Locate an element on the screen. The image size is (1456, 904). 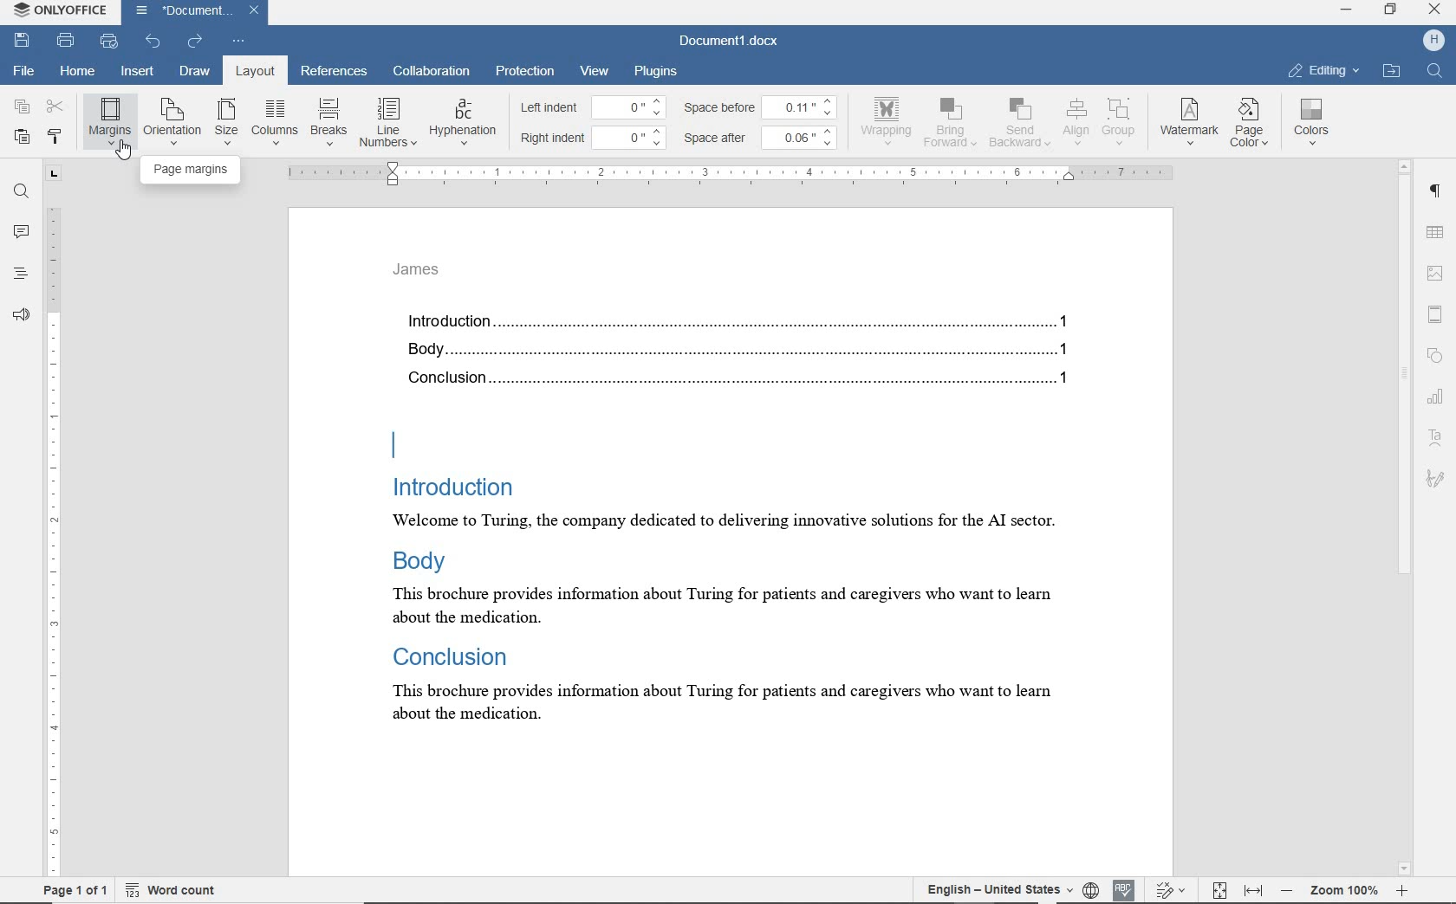
header text is located at coordinates (425, 274).